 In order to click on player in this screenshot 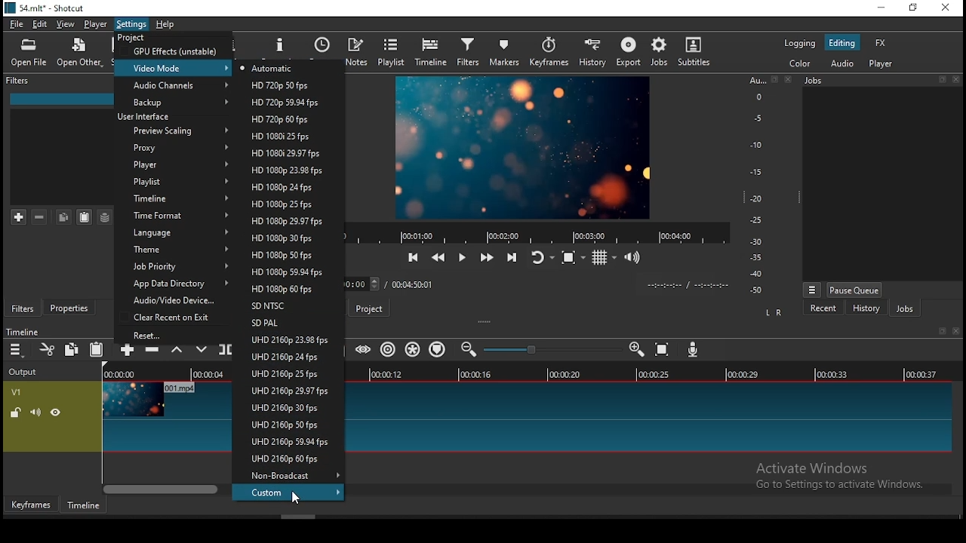, I will do `click(172, 166)`.